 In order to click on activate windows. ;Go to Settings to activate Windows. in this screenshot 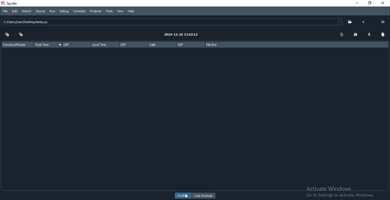, I will do `click(341, 192)`.